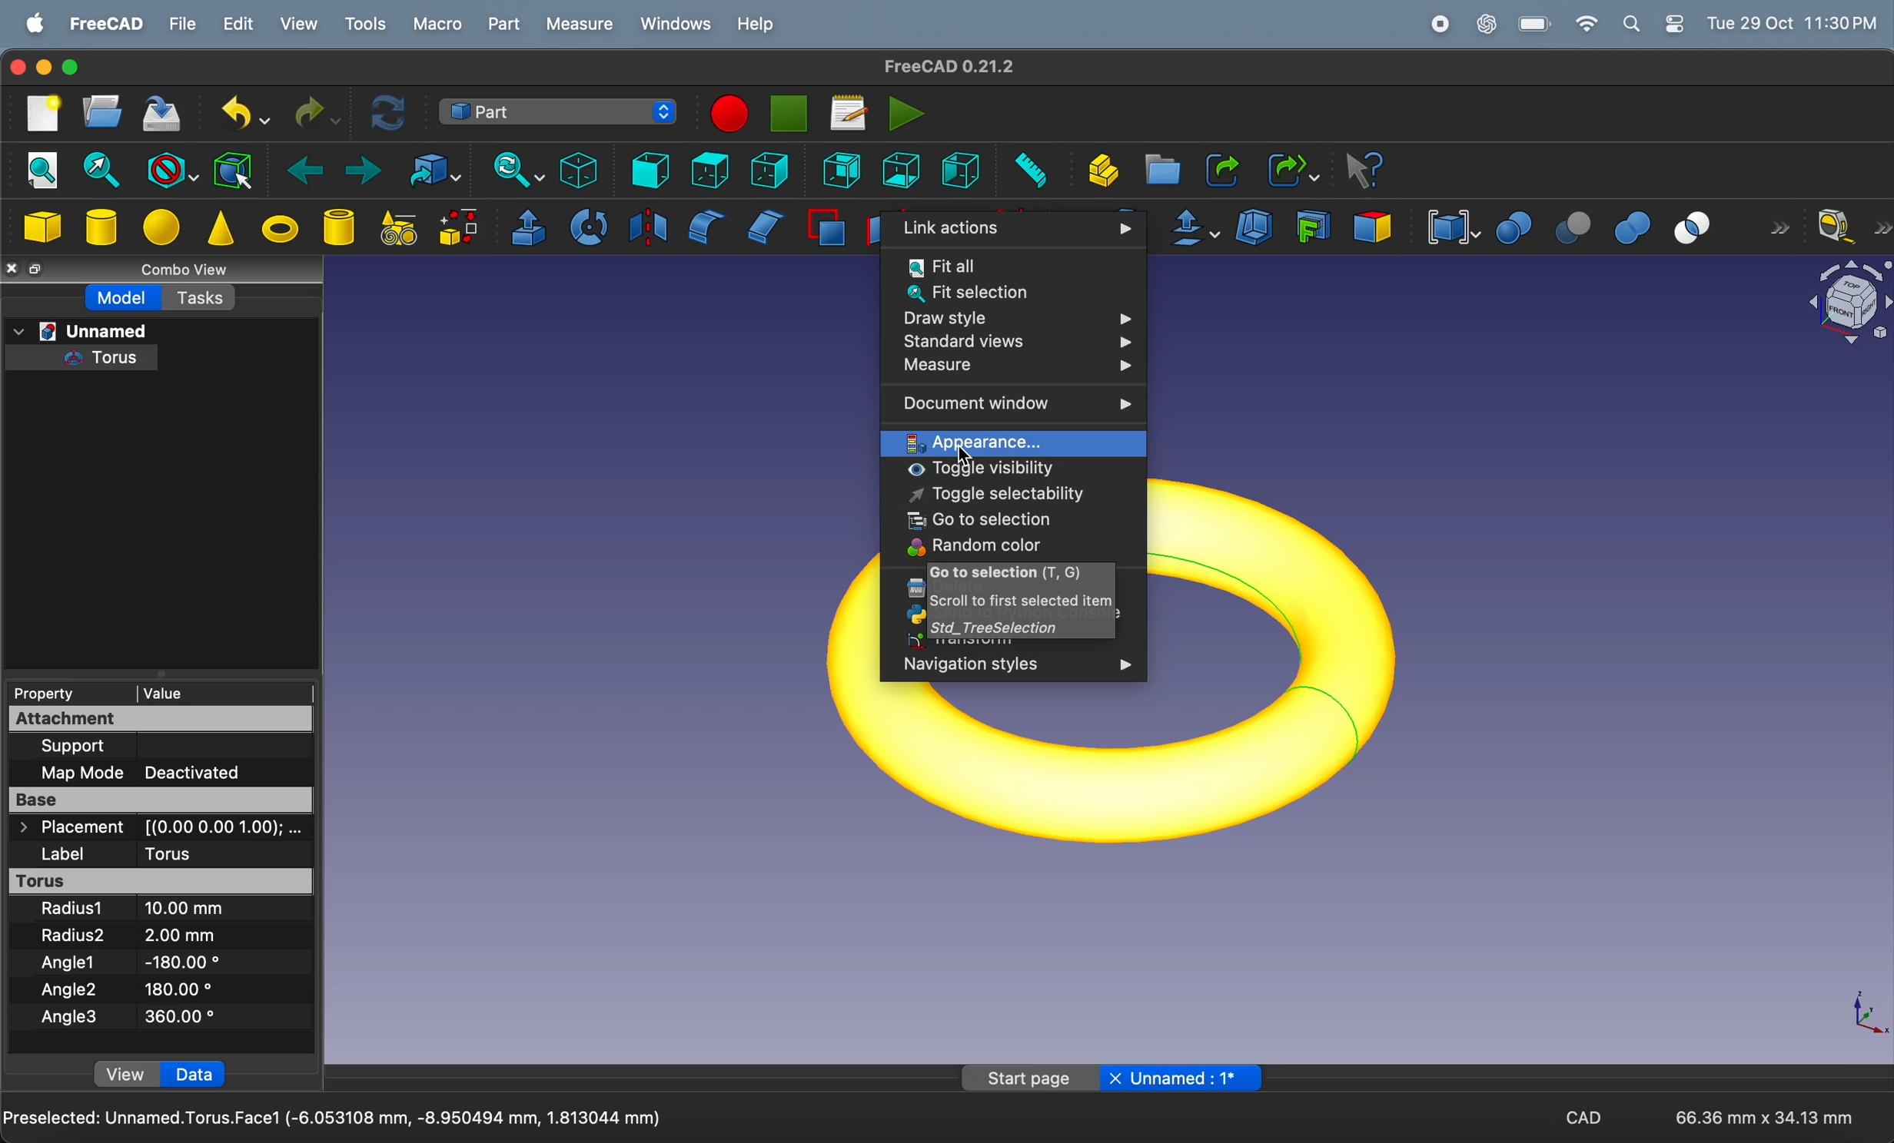 The height and width of the screenshot is (1143, 1894). I want to click on chatgpt, so click(1486, 22).